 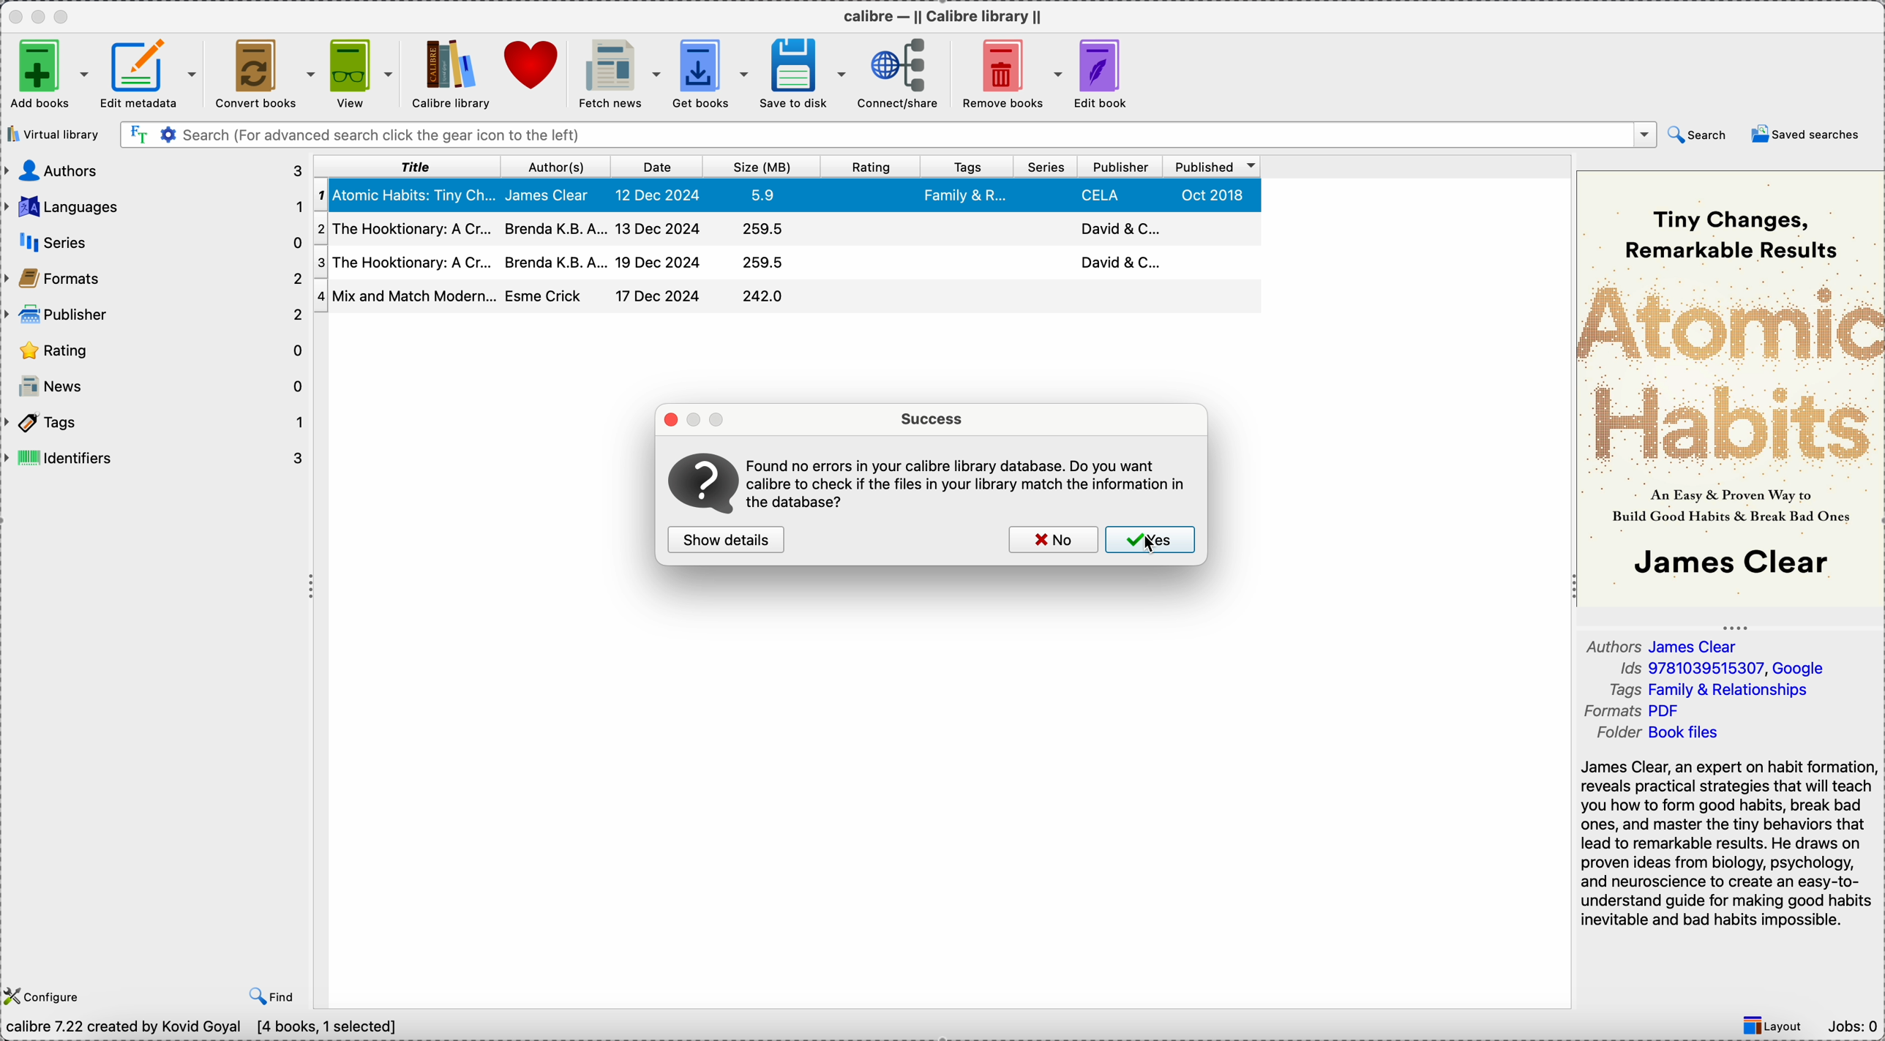 What do you see at coordinates (361, 74) in the screenshot?
I see `view` at bounding box center [361, 74].